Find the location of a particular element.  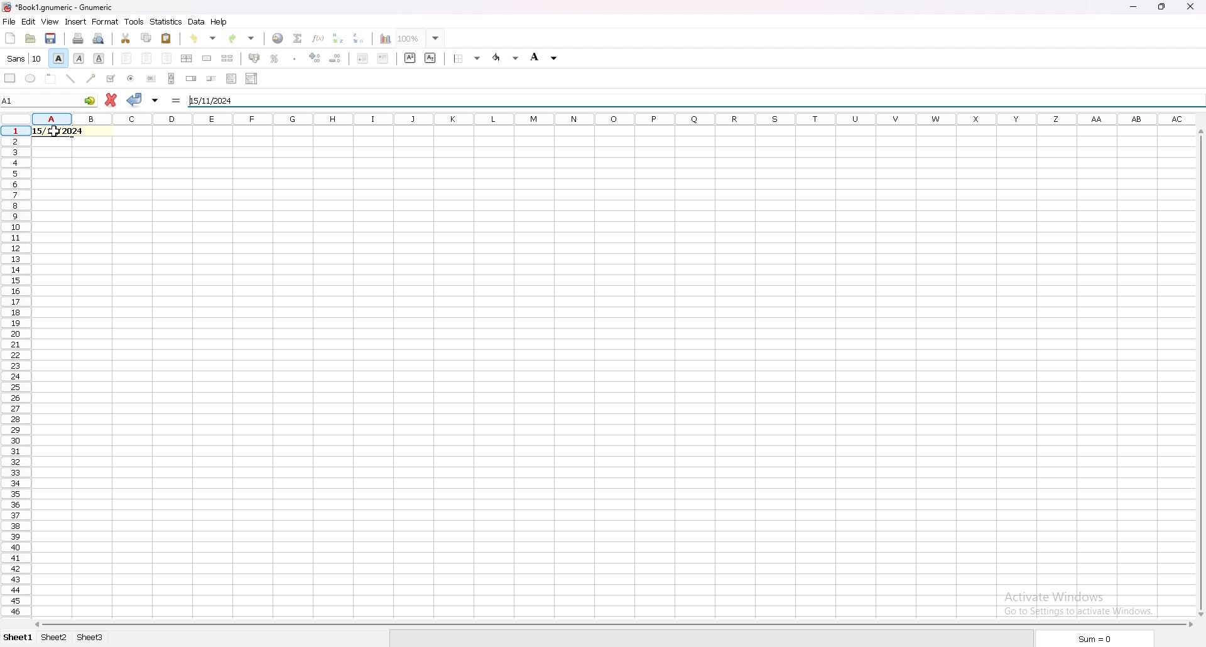

cut is located at coordinates (126, 38).